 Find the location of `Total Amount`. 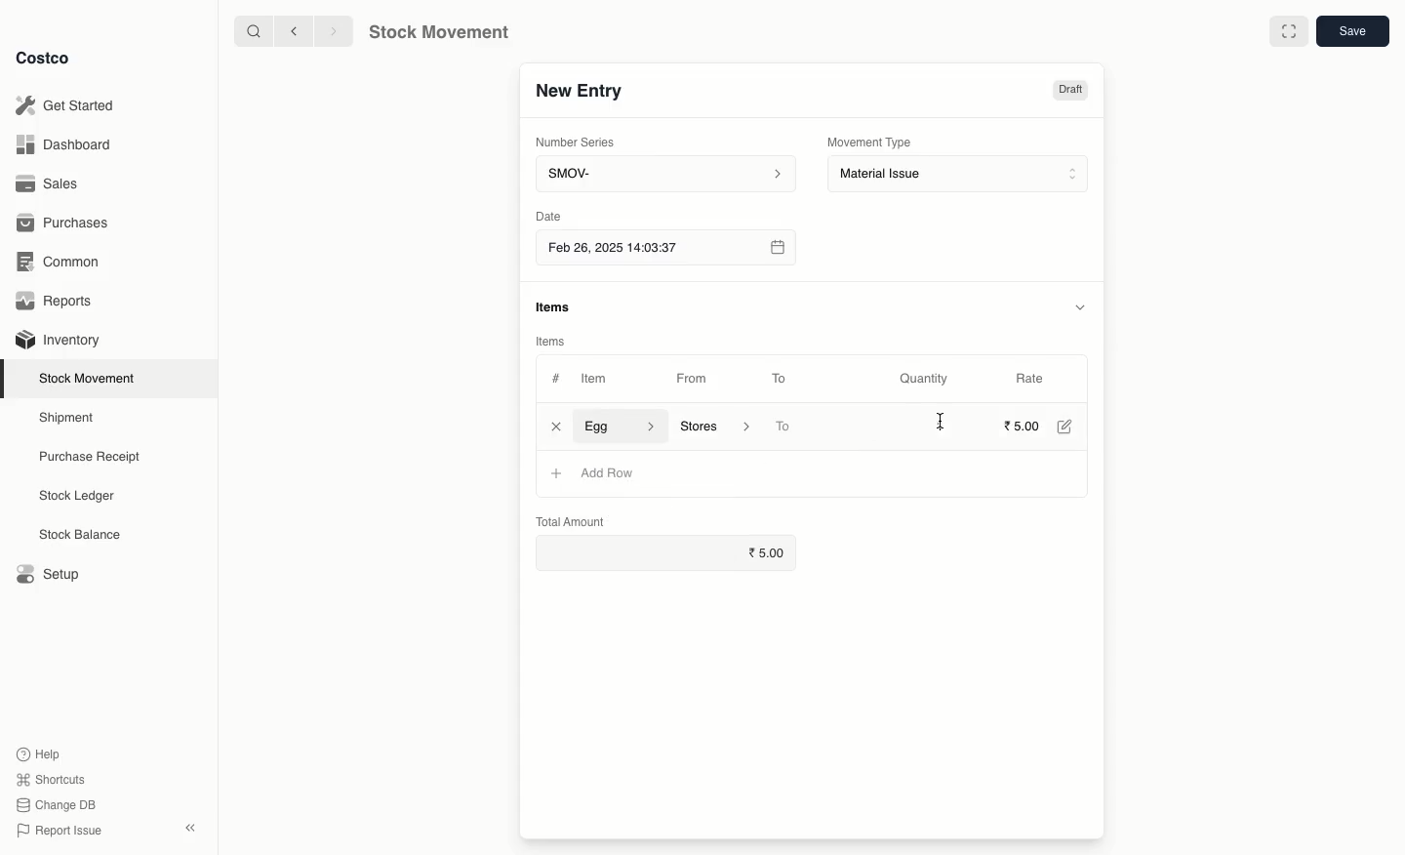

Total Amount is located at coordinates (571, 520).